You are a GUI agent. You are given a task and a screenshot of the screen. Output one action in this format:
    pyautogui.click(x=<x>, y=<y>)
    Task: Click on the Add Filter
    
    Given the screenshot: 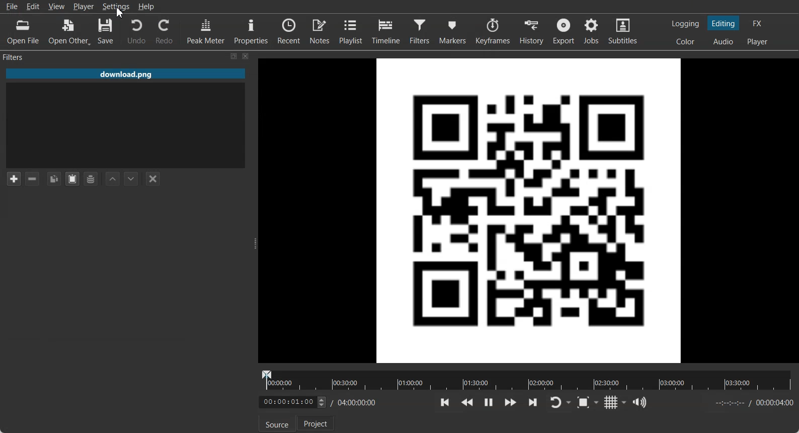 What is the action you would take?
    pyautogui.click(x=13, y=178)
    